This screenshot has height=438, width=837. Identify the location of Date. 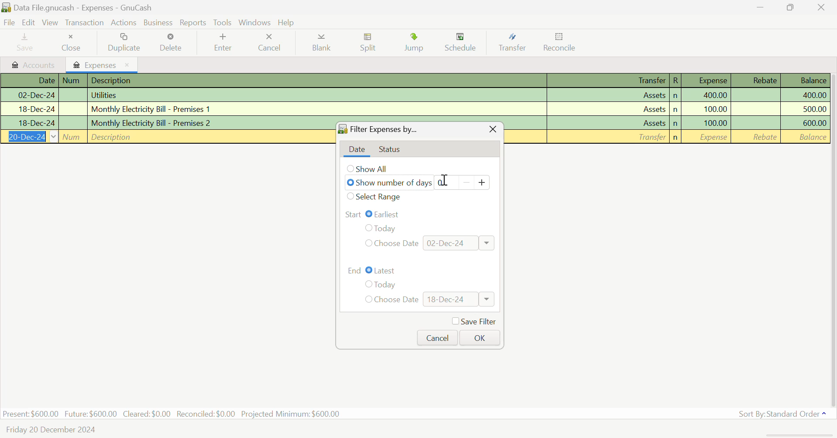
(29, 81).